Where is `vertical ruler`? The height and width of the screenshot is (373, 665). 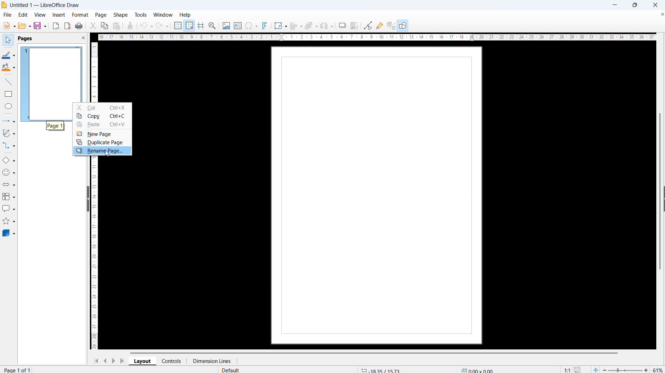 vertical ruler is located at coordinates (95, 254).